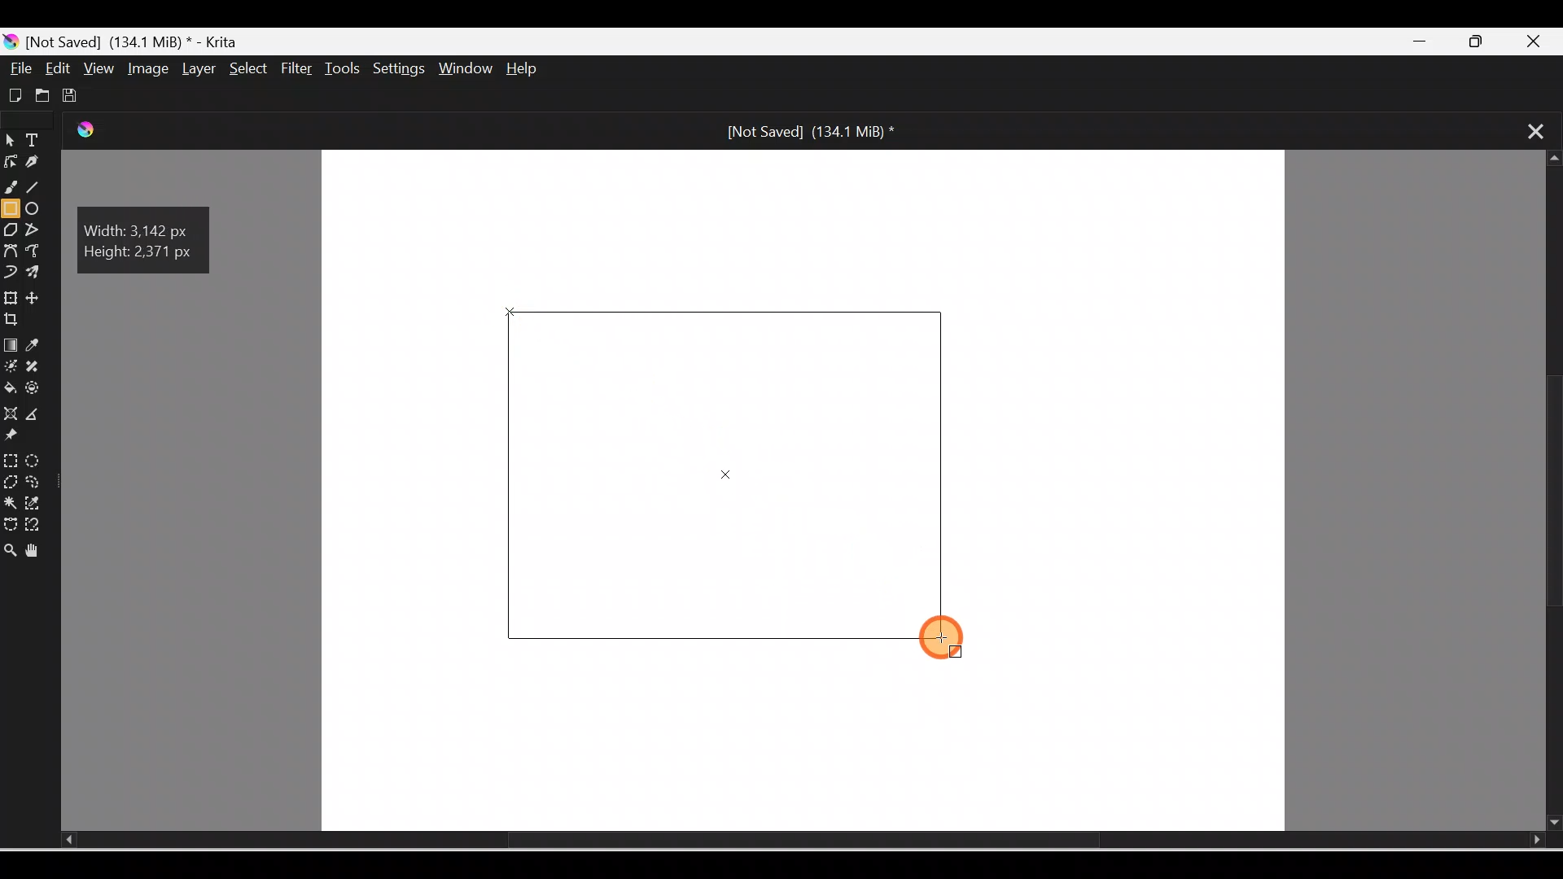  What do you see at coordinates (40, 95) in the screenshot?
I see `Open existing document` at bounding box center [40, 95].